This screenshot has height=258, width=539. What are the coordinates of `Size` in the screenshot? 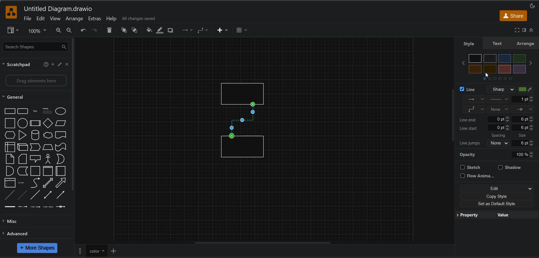 It's located at (525, 135).